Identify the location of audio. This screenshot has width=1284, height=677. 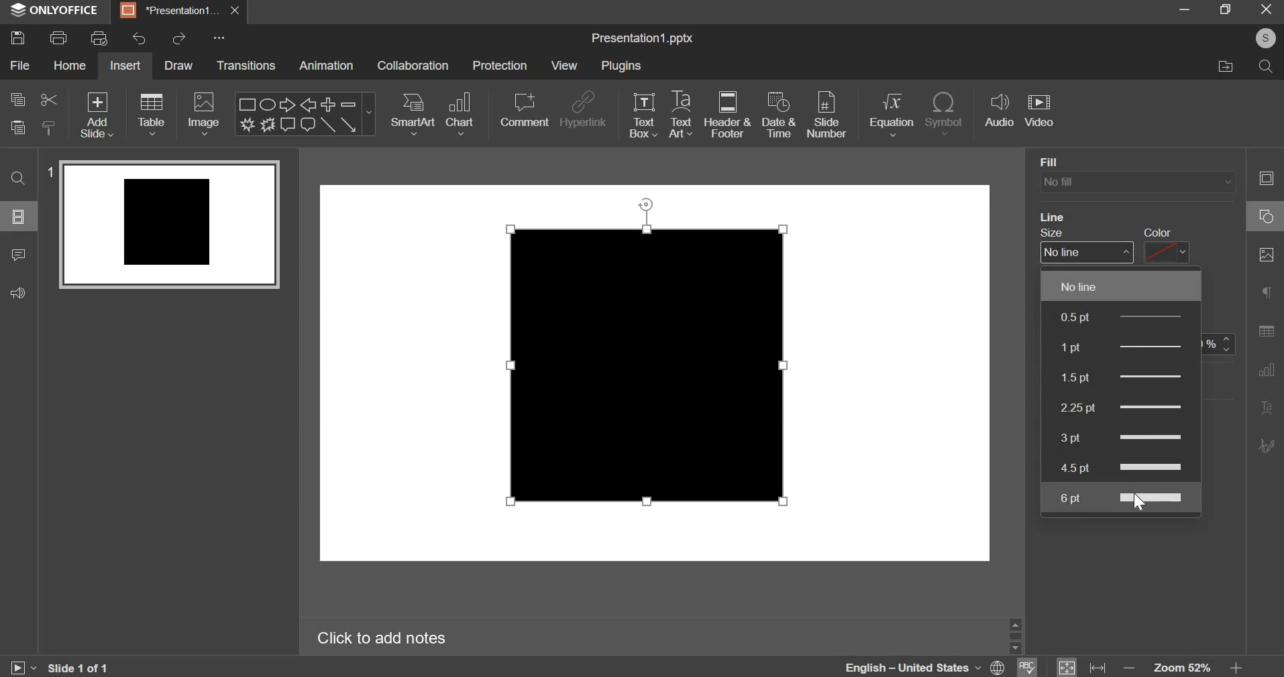
(1000, 111).